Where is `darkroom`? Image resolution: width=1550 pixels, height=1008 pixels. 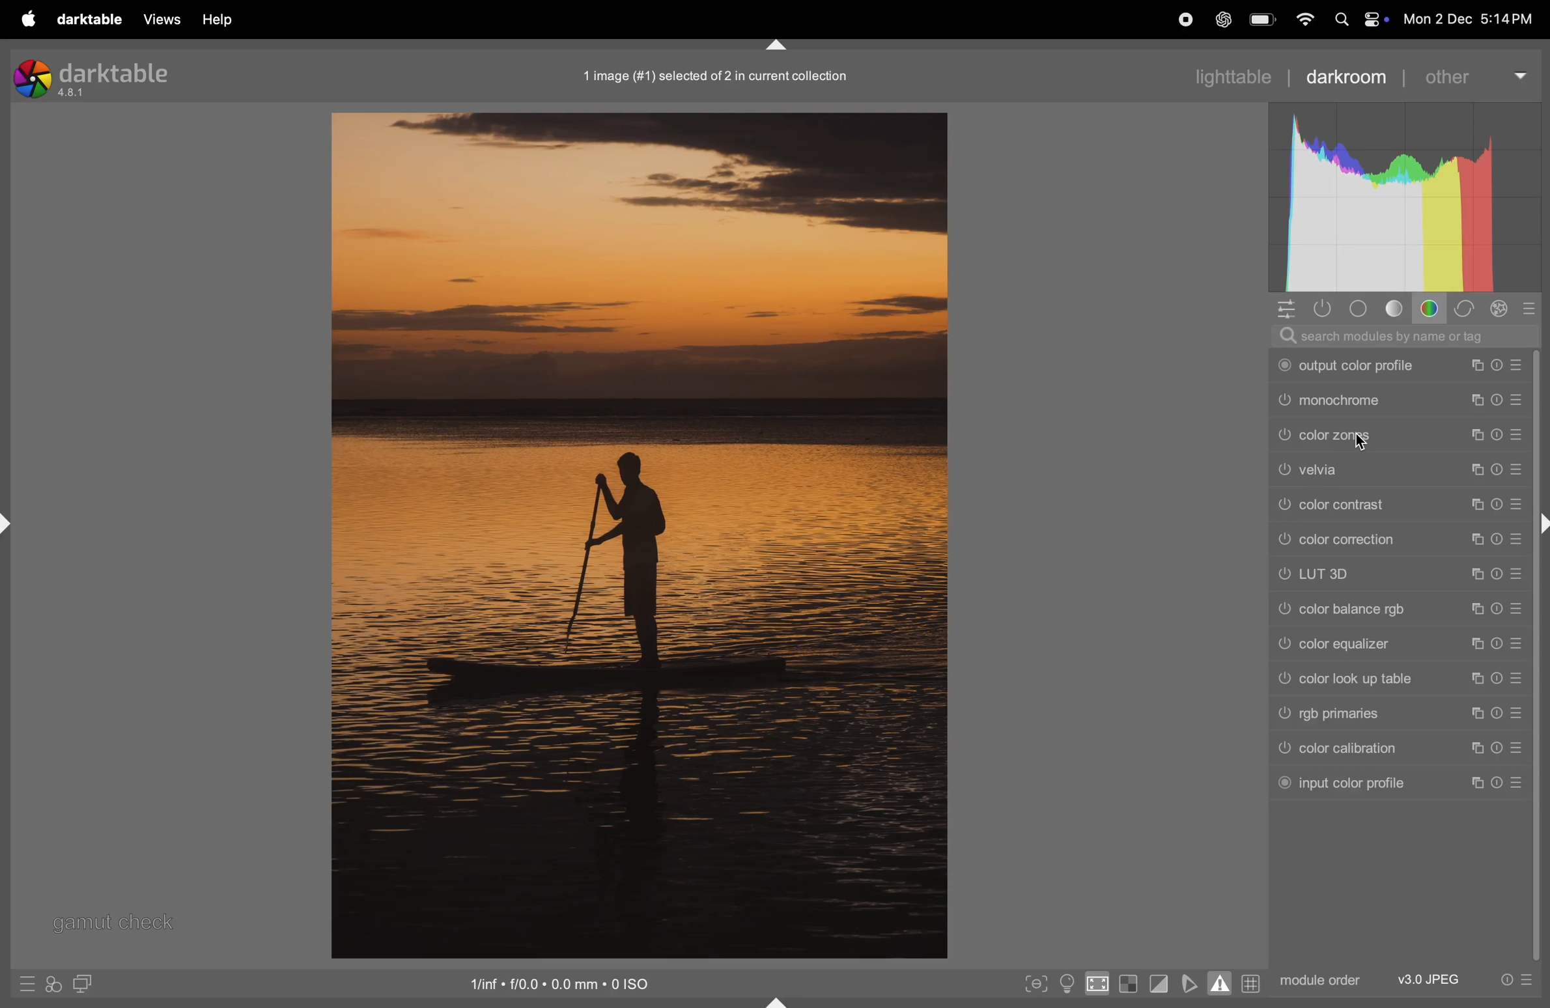 darkroom is located at coordinates (1353, 77).